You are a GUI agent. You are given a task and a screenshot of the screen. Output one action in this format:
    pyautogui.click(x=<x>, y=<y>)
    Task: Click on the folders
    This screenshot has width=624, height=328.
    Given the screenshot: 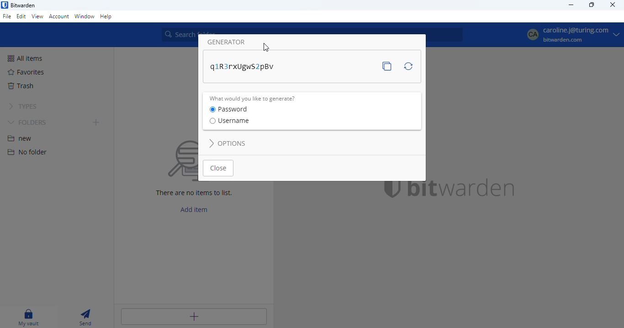 What is the action you would take?
    pyautogui.click(x=27, y=122)
    